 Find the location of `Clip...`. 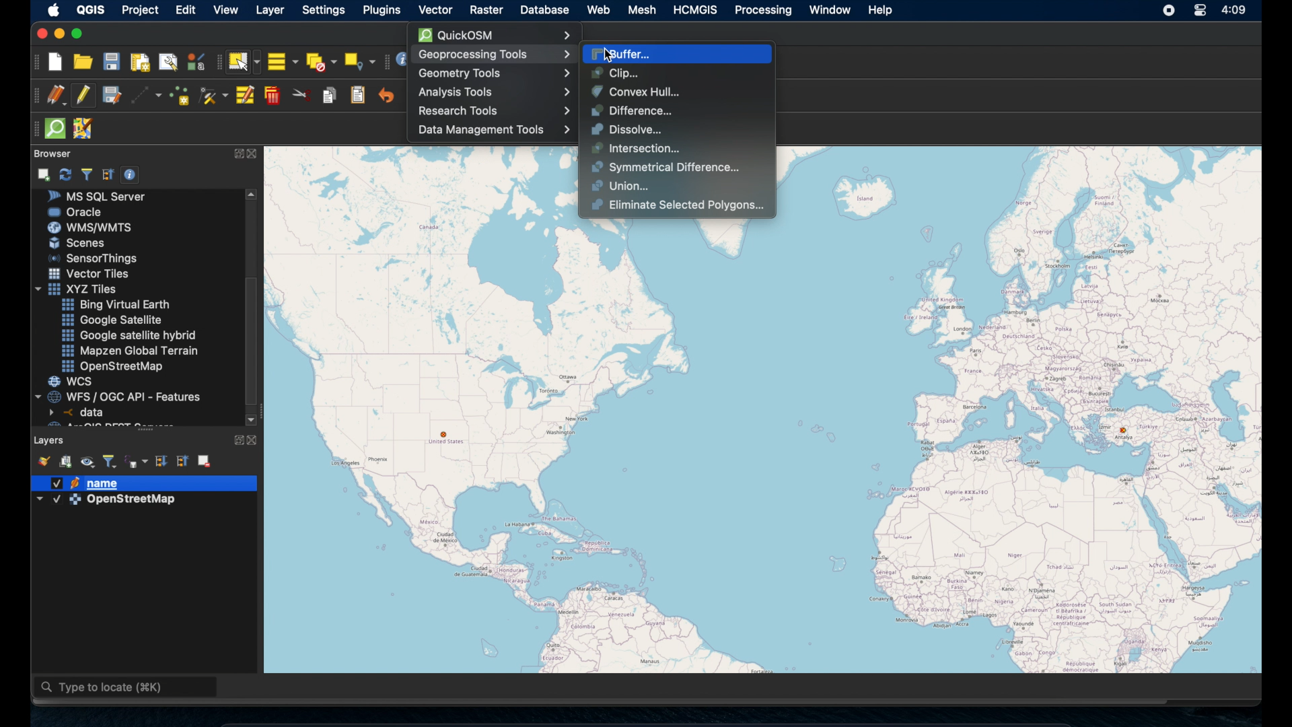

Clip... is located at coordinates (613, 72).